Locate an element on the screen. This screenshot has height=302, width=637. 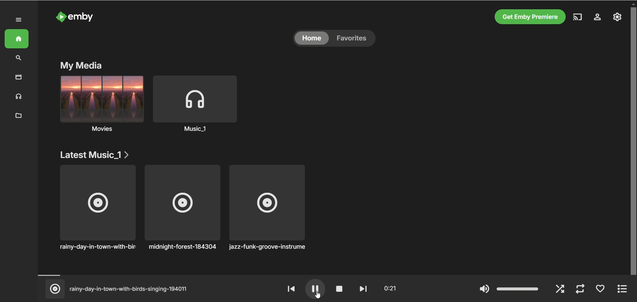
stop is located at coordinates (339, 289).